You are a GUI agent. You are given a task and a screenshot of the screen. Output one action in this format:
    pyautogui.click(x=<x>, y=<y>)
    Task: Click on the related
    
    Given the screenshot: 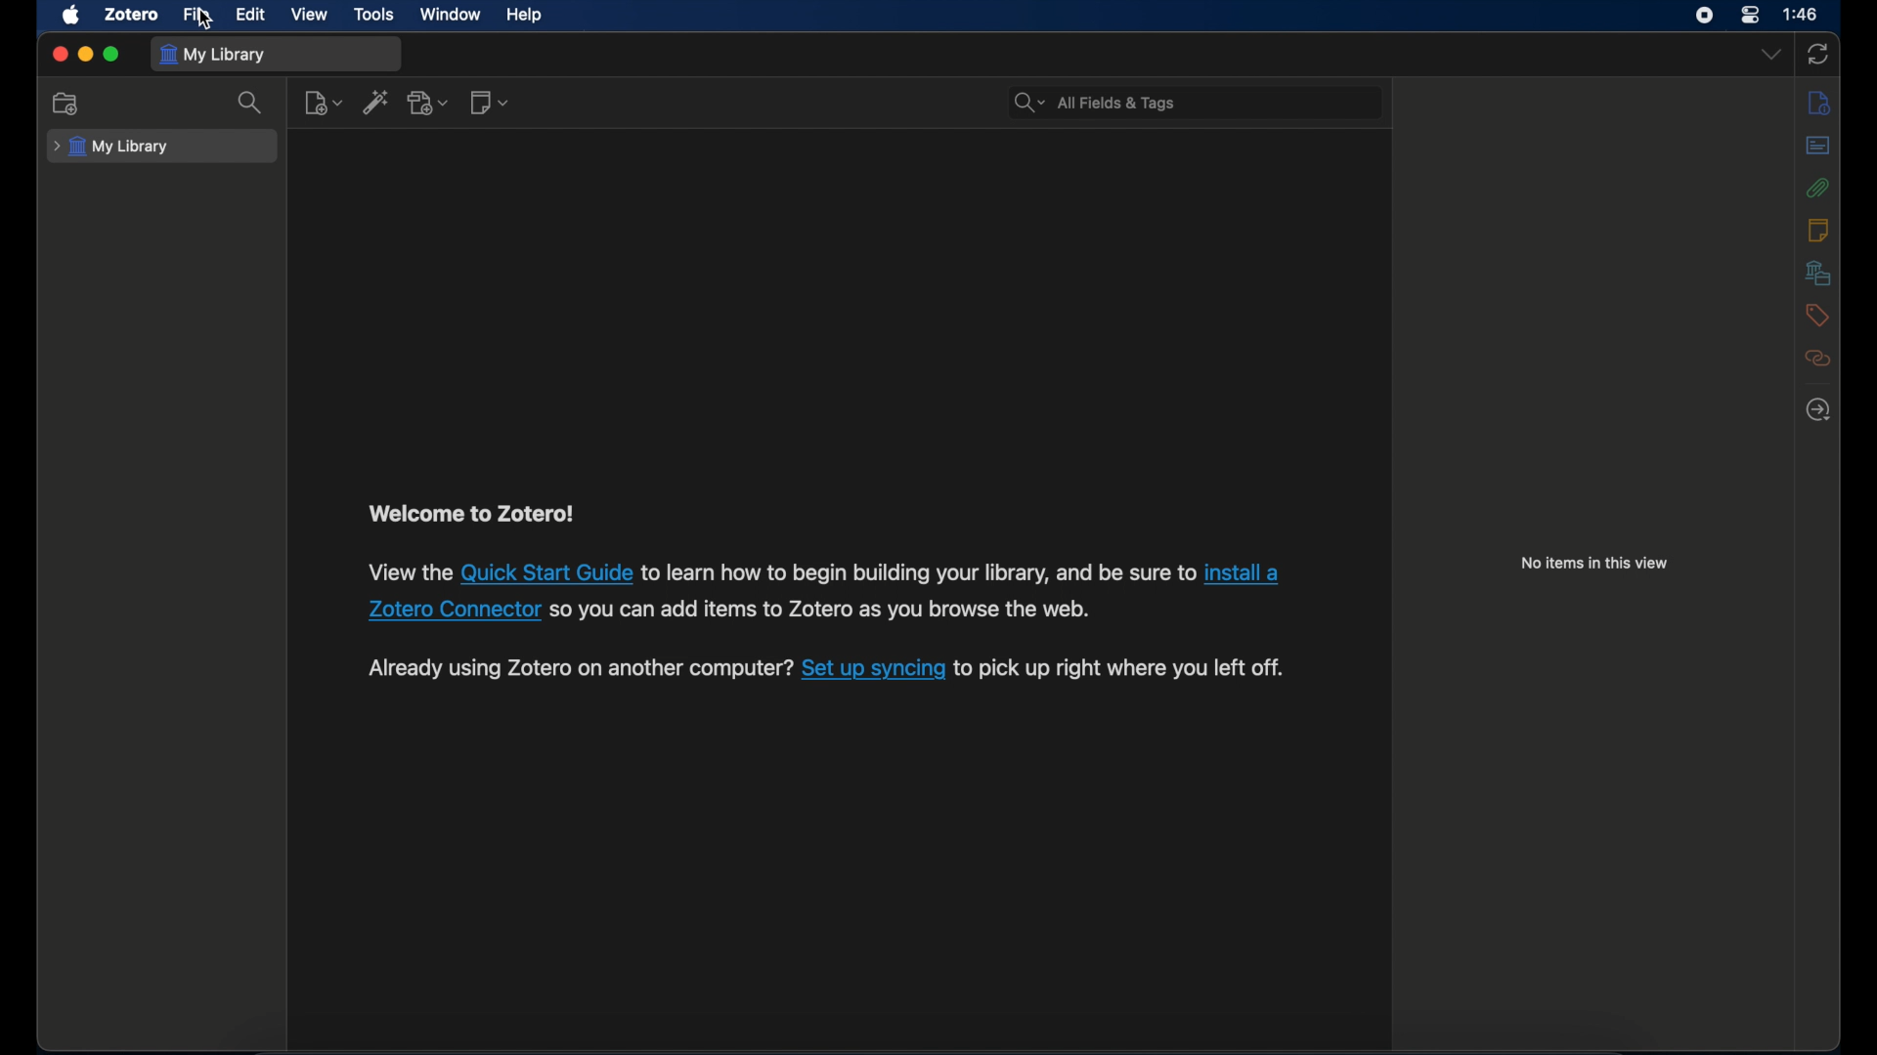 What is the action you would take?
    pyautogui.click(x=1818, y=359)
    